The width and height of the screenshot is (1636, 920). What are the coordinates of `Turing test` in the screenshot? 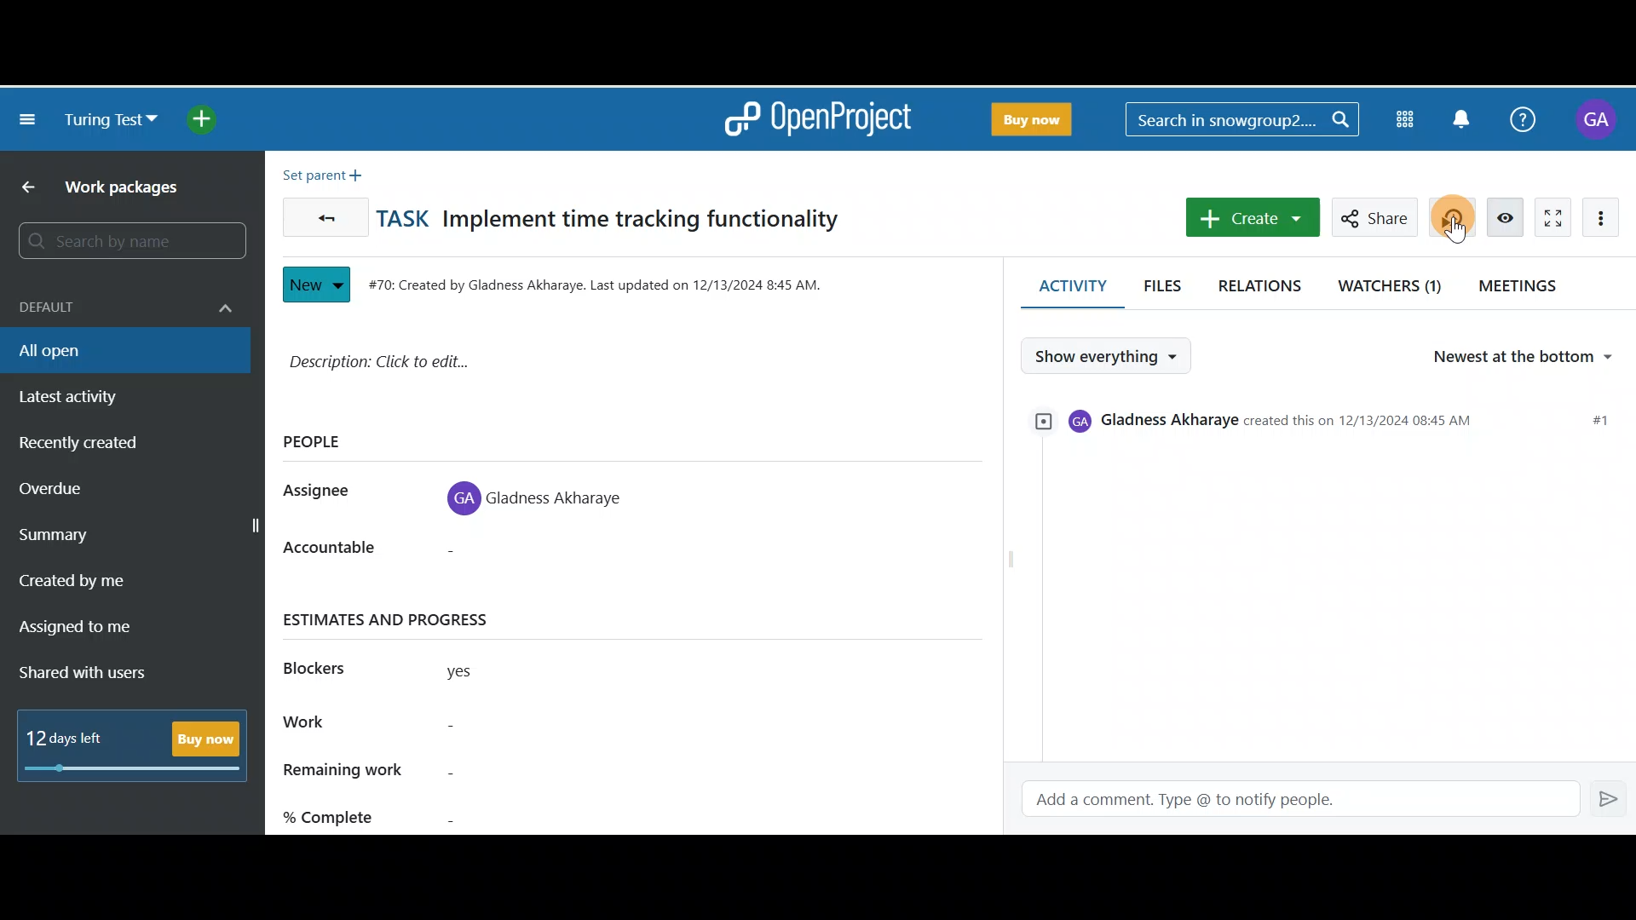 It's located at (111, 120).